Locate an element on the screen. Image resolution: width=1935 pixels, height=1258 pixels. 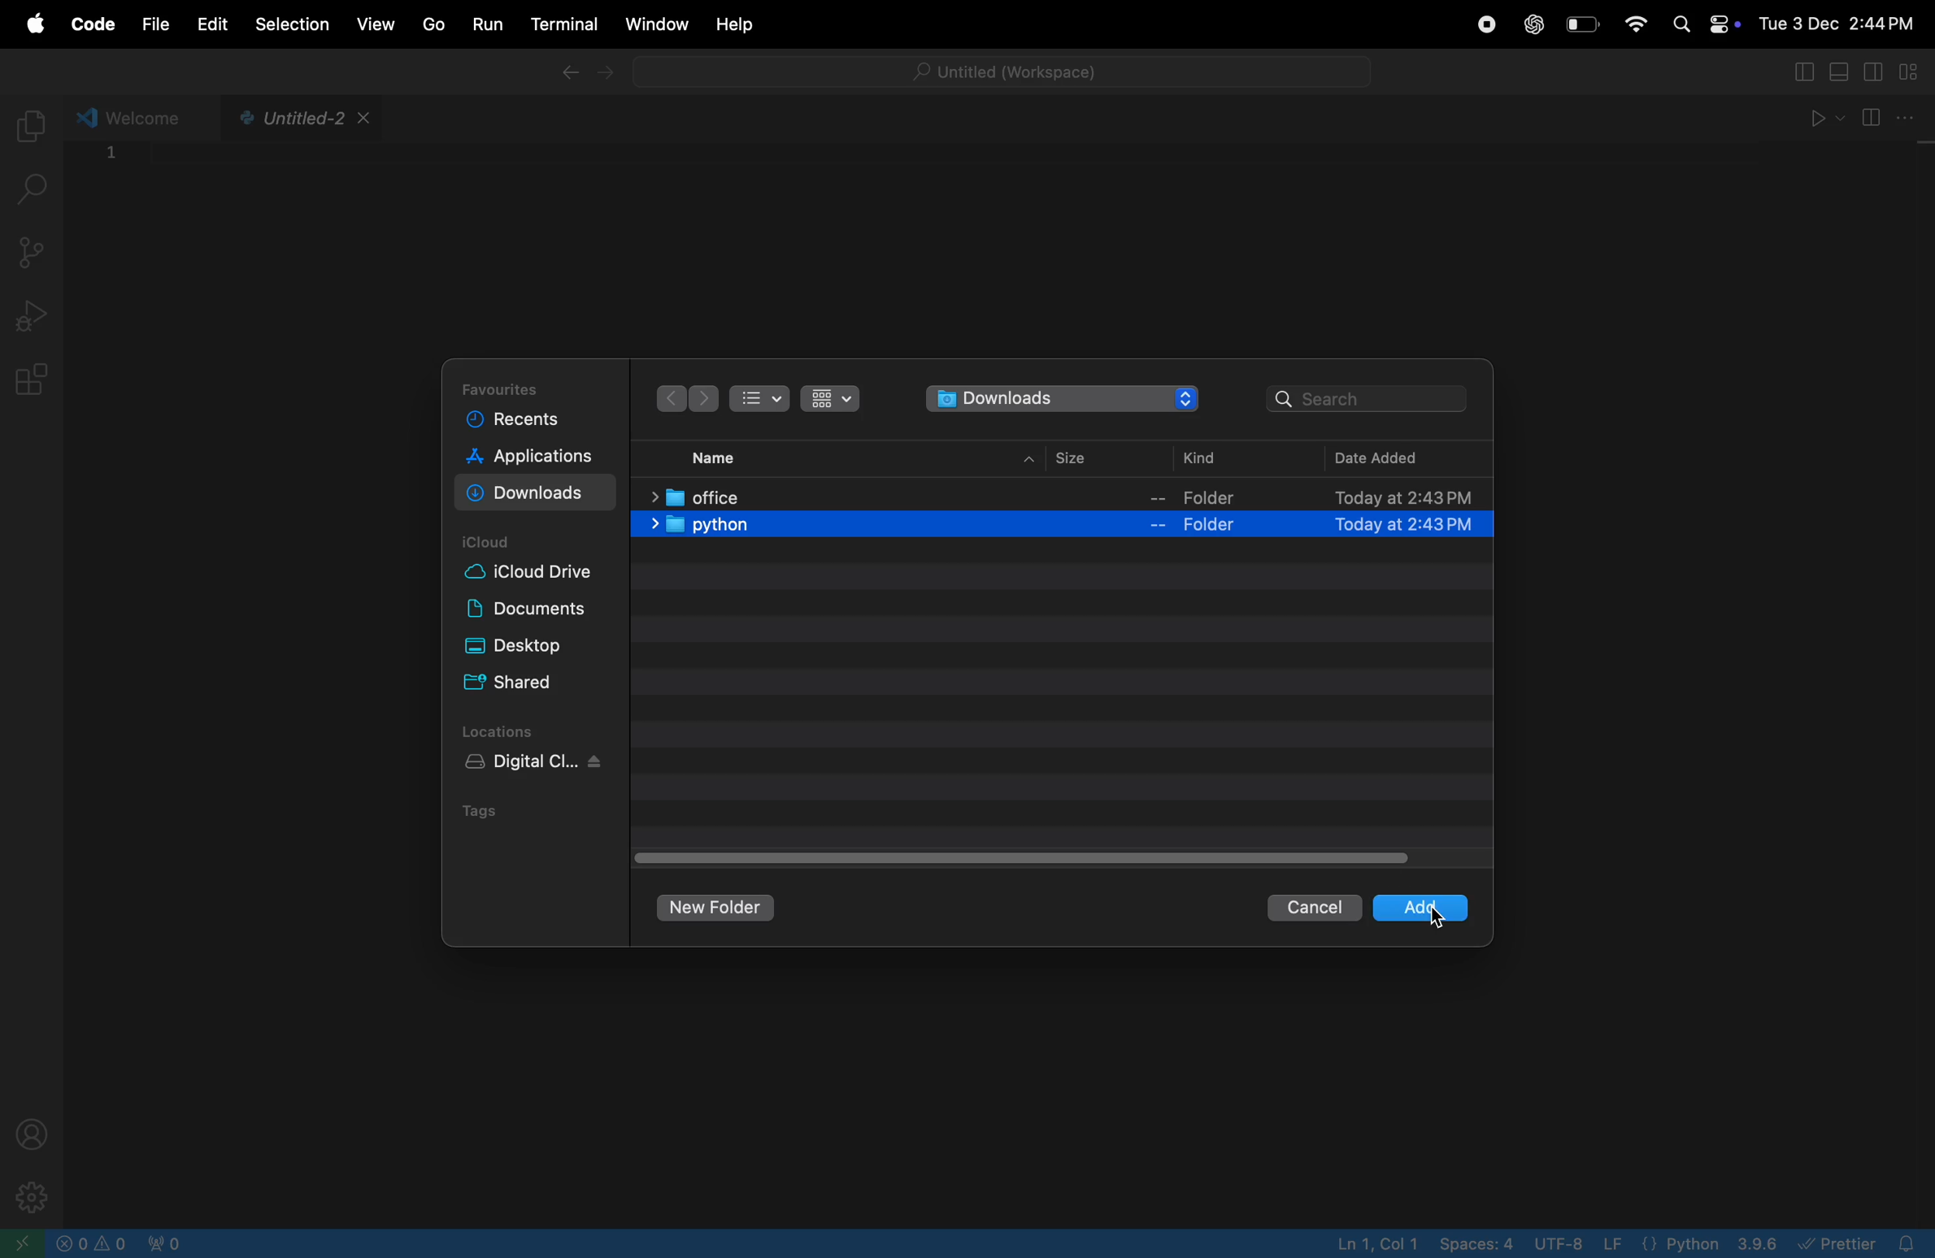
cancel is located at coordinates (1314, 906).